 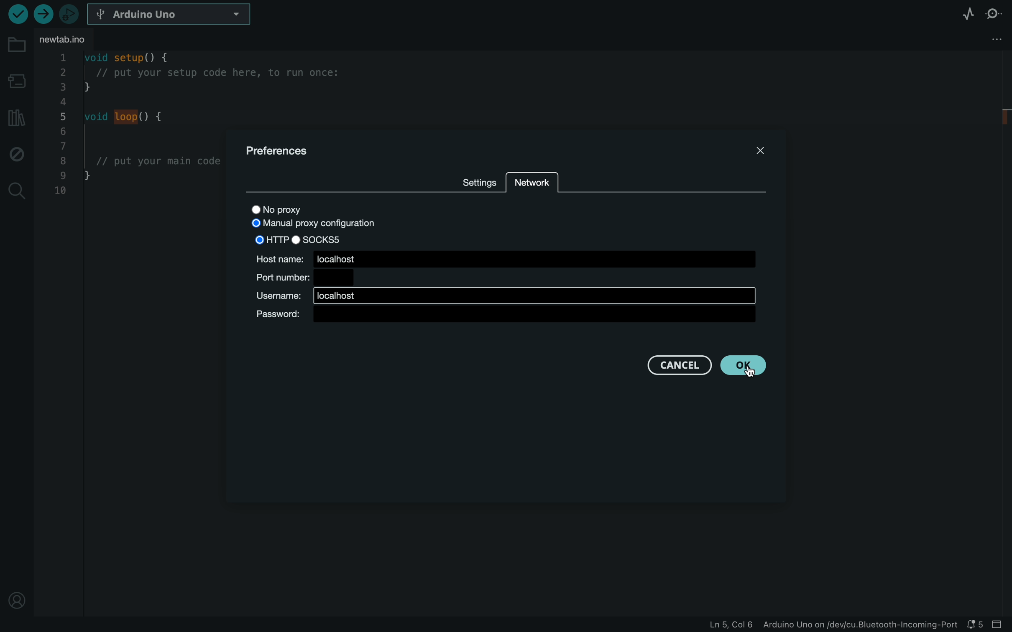 I want to click on prefernces, so click(x=279, y=152).